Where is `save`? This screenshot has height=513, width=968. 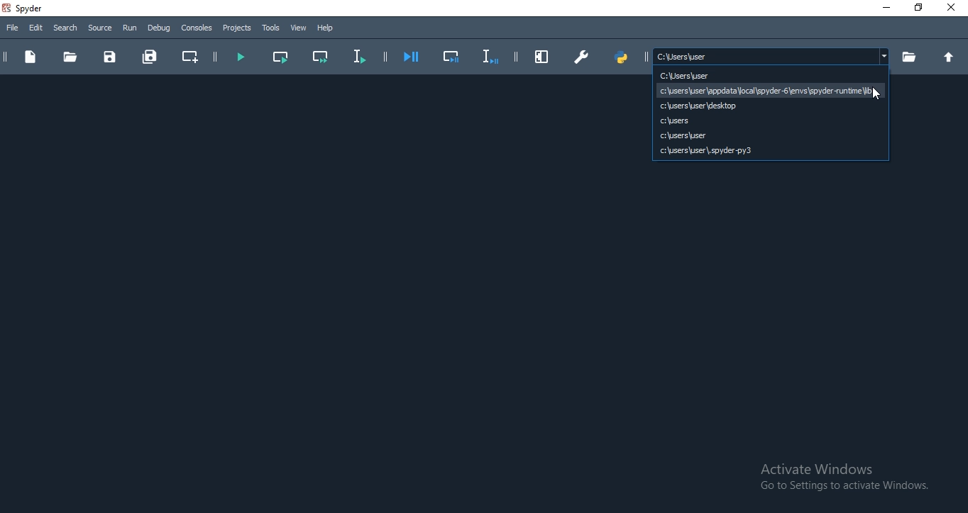 save is located at coordinates (111, 57).